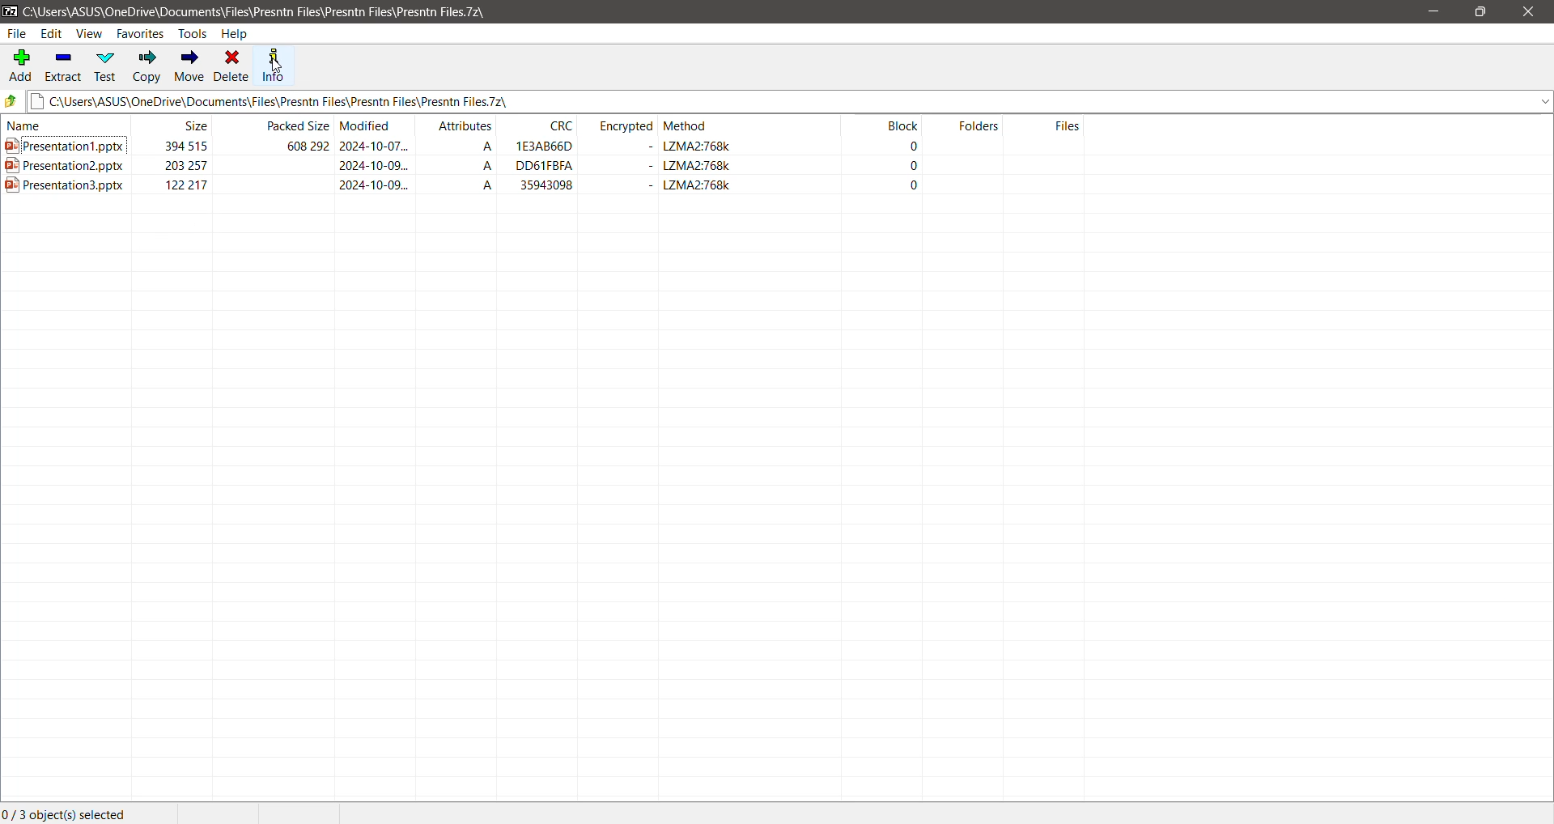  I want to click on 608292, so click(295, 147).